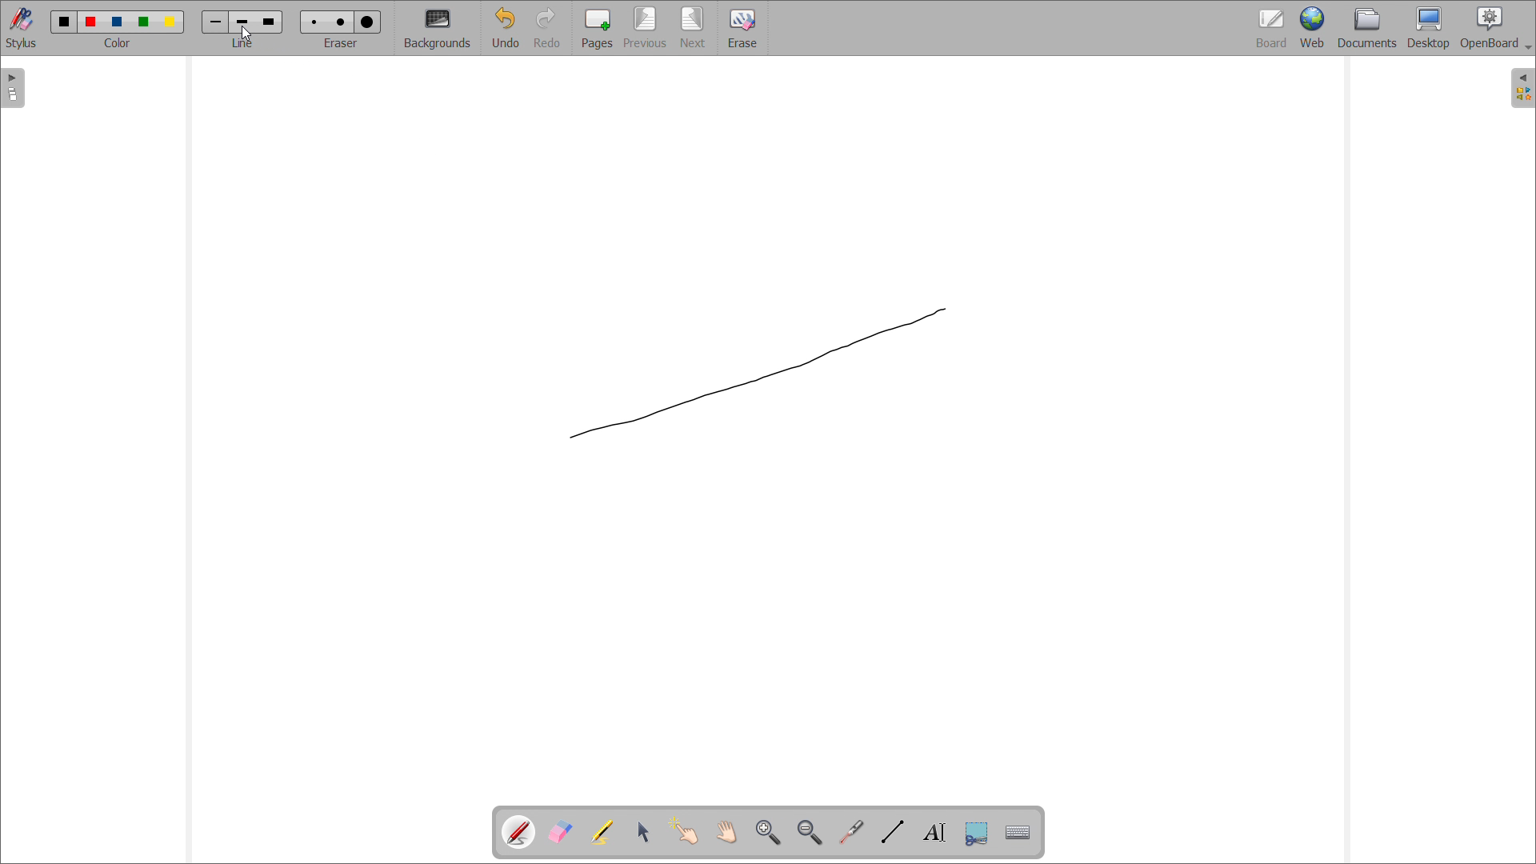 The width and height of the screenshot is (1536, 864). Describe the element at coordinates (1428, 28) in the screenshot. I see `desktop` at that location.